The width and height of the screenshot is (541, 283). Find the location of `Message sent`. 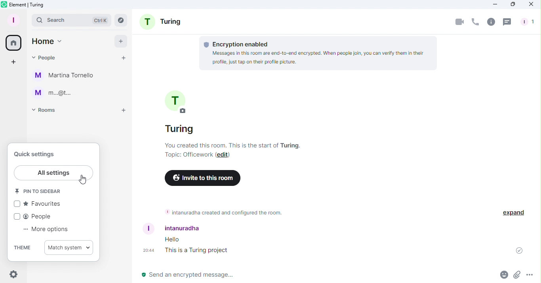

Message sent is located at coordinates (520, 252).